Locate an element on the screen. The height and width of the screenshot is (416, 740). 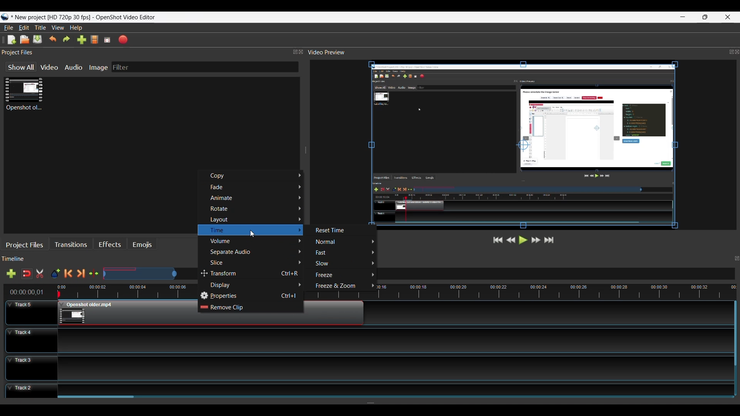
Reset Time is located at coordinates (334, 231).